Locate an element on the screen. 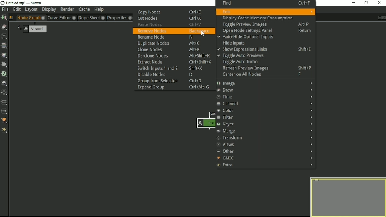 Image resolution: width=386 pixels, height=217 pixels. Filter is located at coordinates (266, 117).